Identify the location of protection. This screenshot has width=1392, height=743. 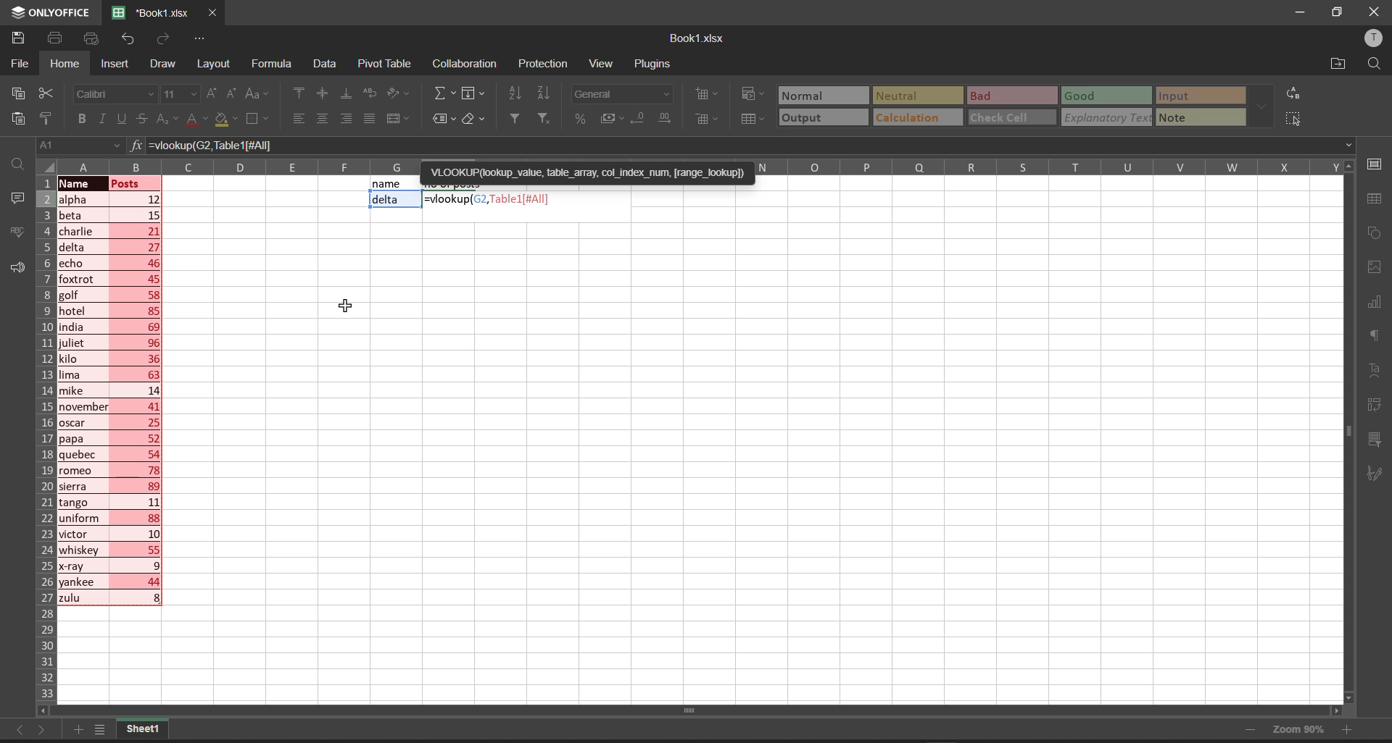
(547, 63).